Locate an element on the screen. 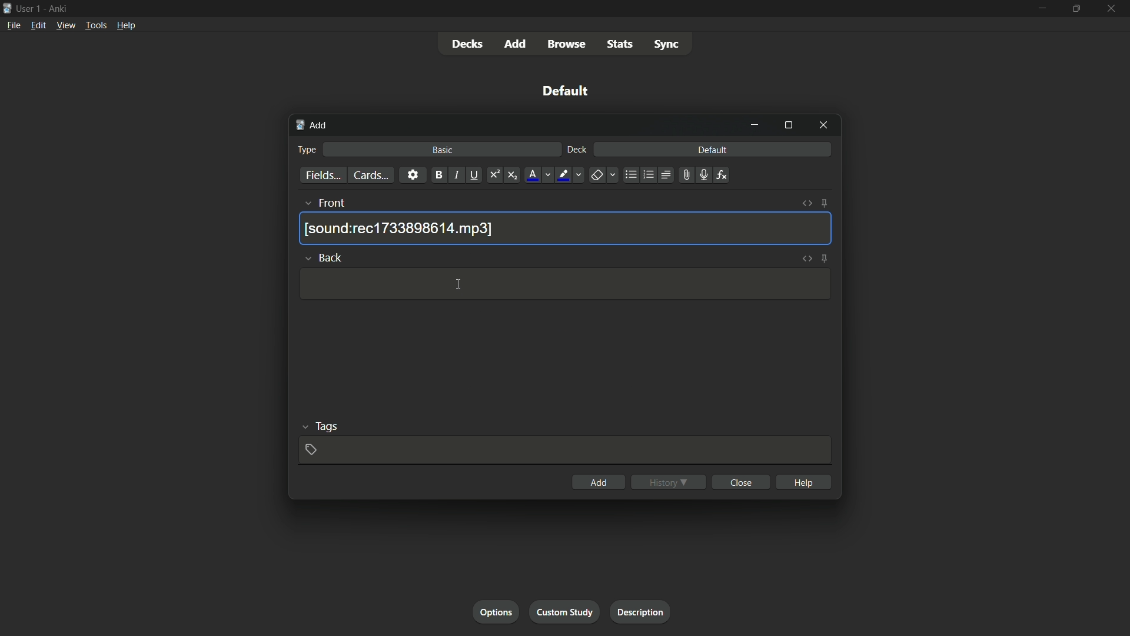  help menu is located at coordinates (125, 25).